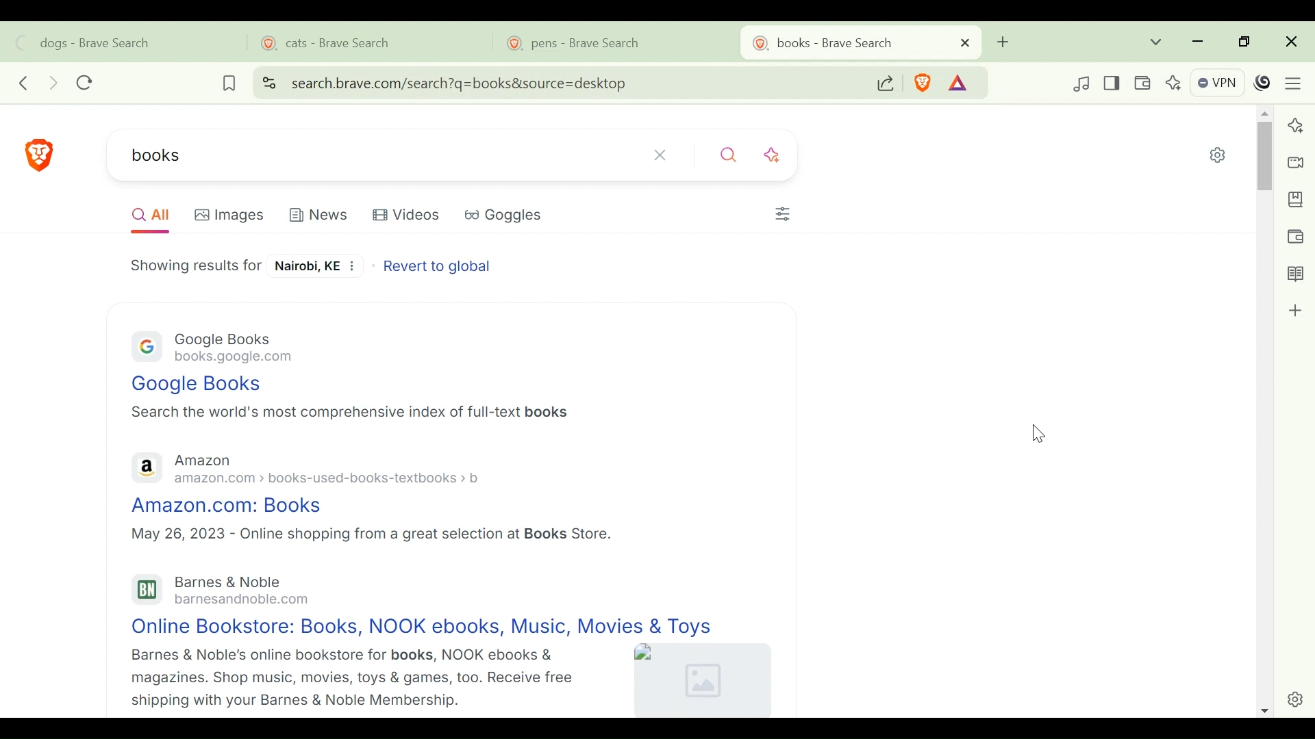 This screenshot has height=739, width=1315. What do you see at coordinates (1197, 40) in the screenshot?
I see `minimize` at bounding box center [1197, 40].